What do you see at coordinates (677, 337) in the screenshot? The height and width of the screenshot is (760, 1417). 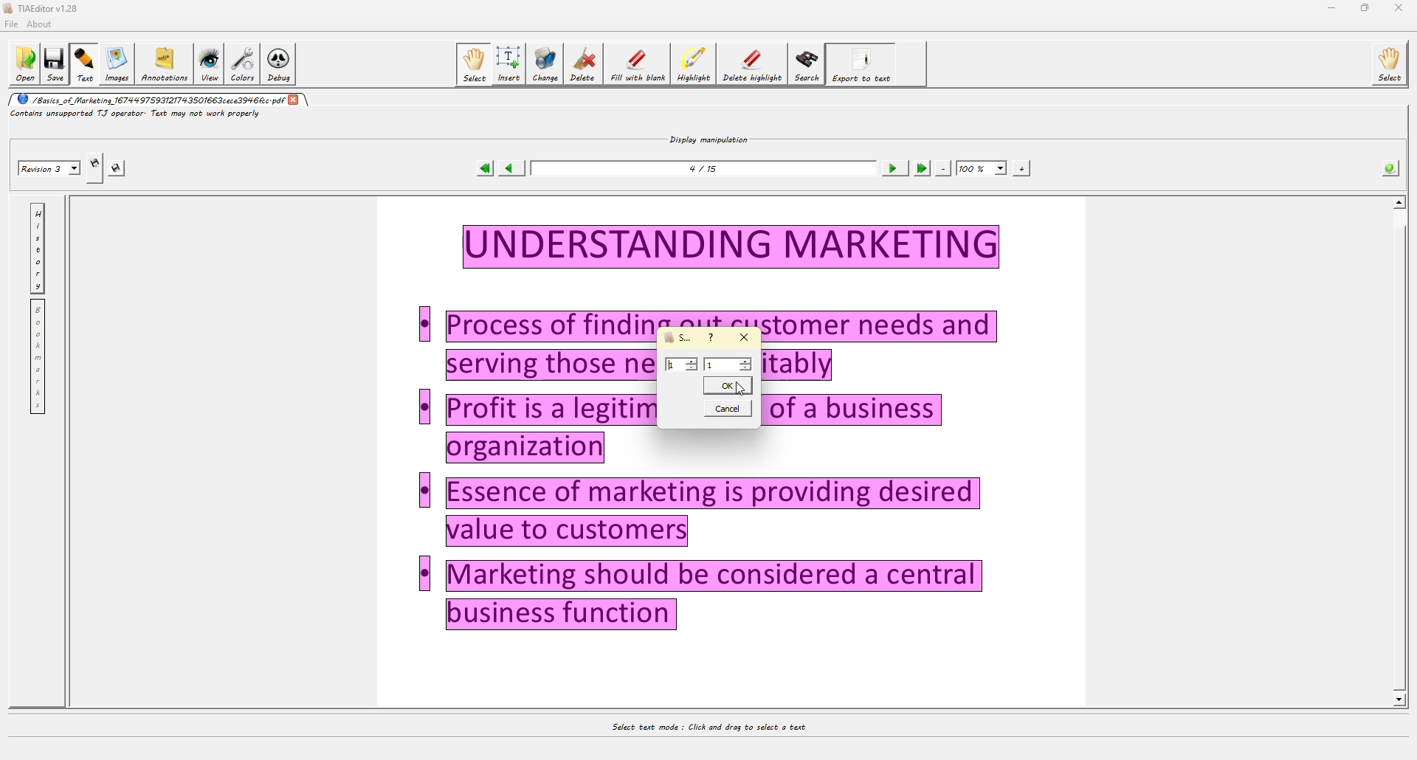 I see `select` at bounding box center [677, 337].